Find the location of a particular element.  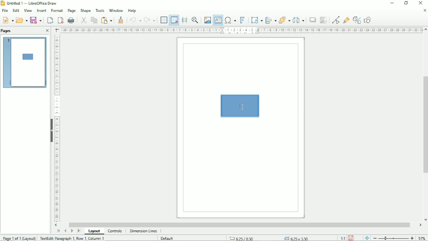

Clone formatting is located at coordinates (122, 20).